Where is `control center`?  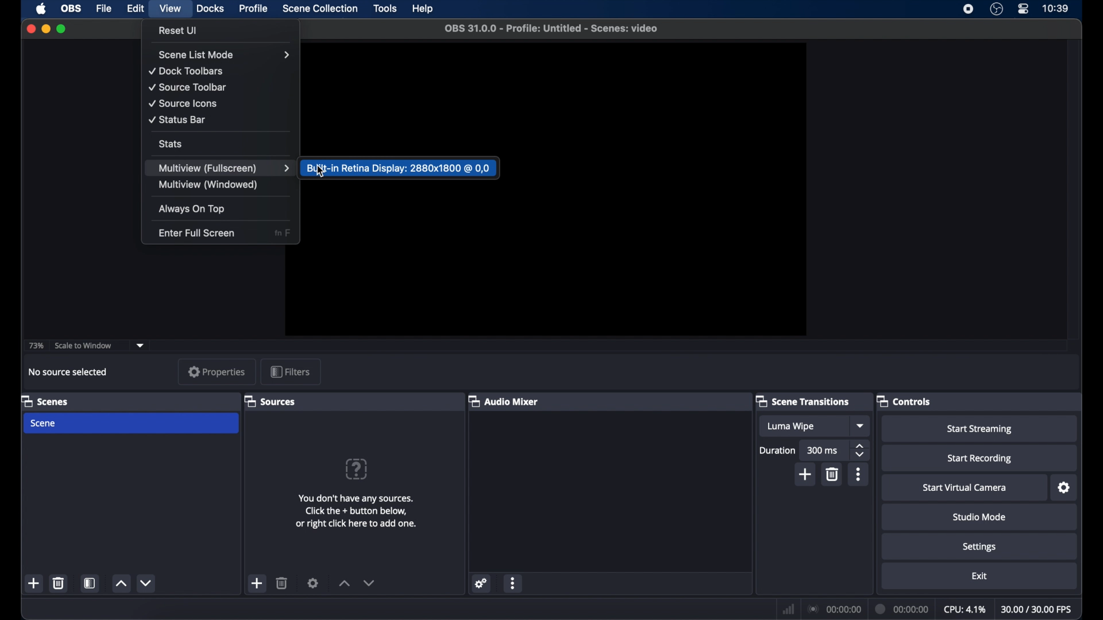 control center is located at coordinates (1023, 9).